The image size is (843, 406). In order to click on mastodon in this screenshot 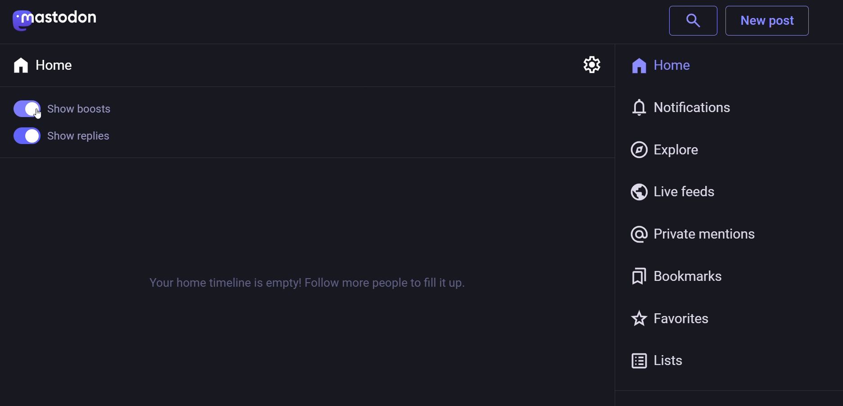, I will do `click(54, 21)`.